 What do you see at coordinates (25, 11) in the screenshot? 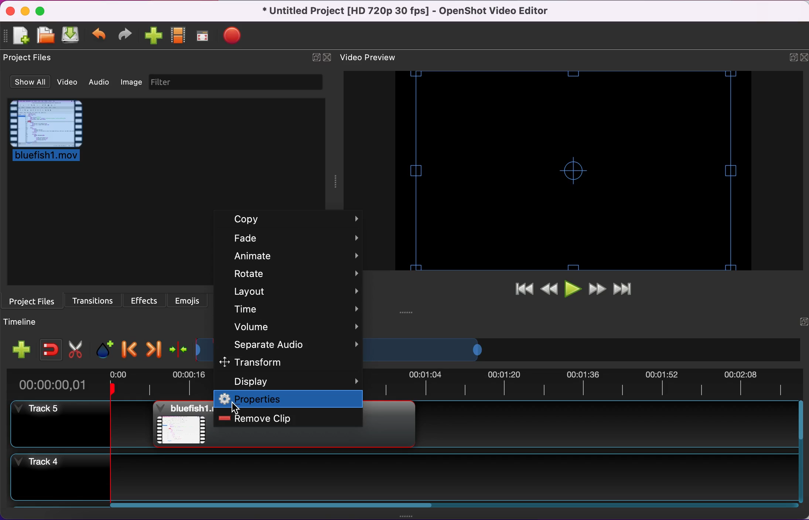
I see `minimize` at bounding box center [25, 11].